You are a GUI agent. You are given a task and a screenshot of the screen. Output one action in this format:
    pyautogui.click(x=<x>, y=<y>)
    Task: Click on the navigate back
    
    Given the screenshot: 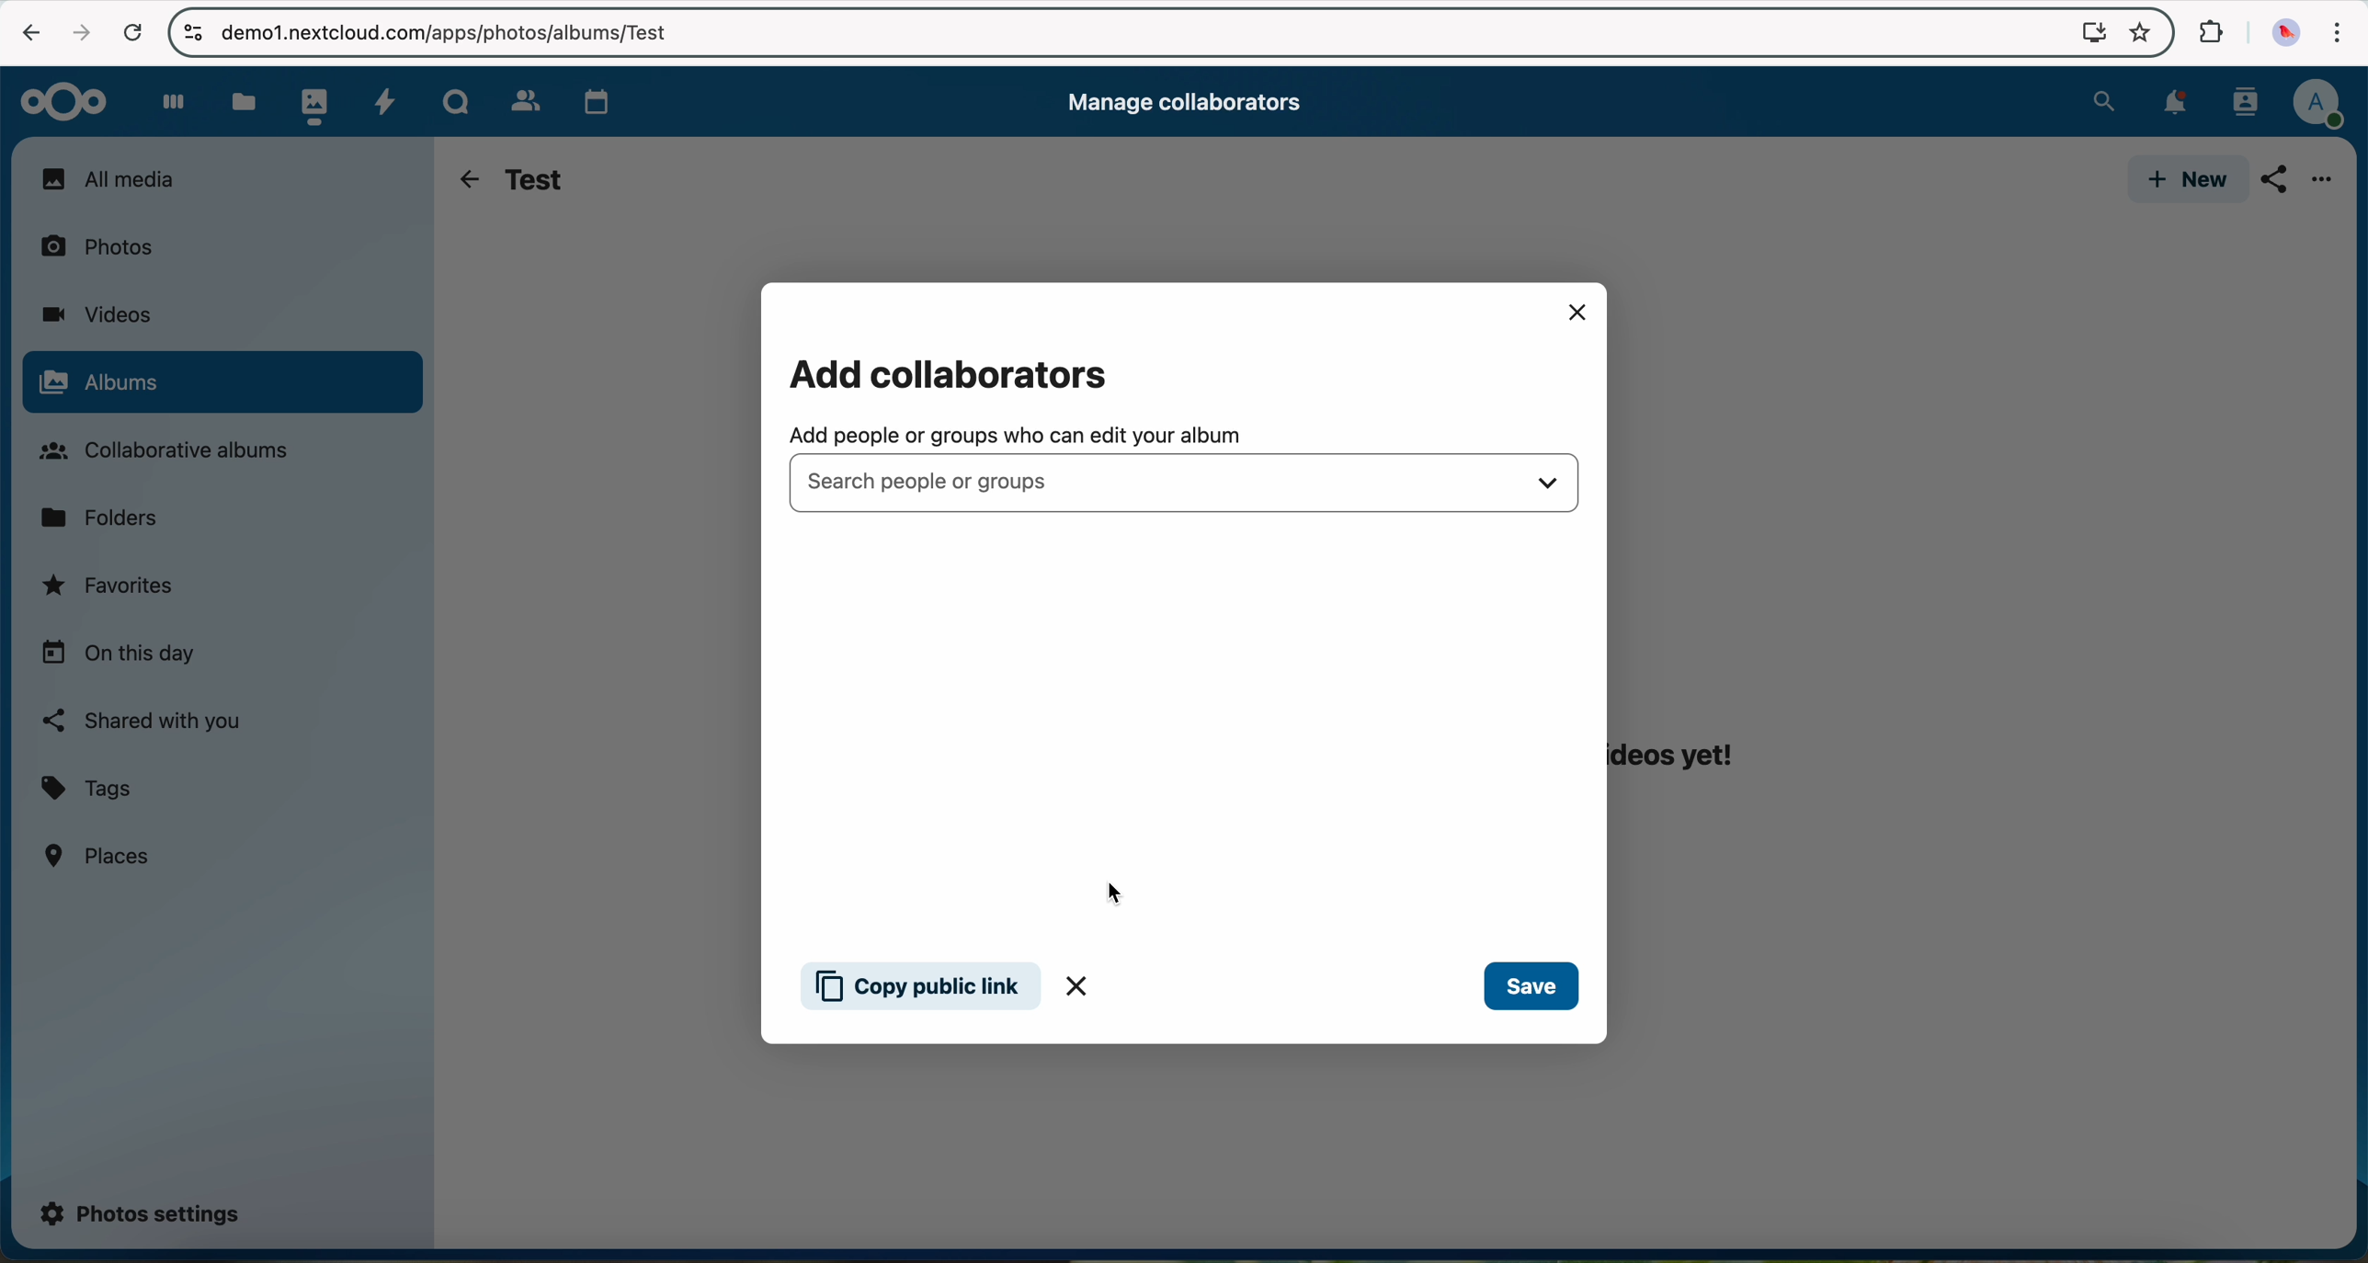 What is the action you would take?
    pyautogui.click(x=24, y=30)
    